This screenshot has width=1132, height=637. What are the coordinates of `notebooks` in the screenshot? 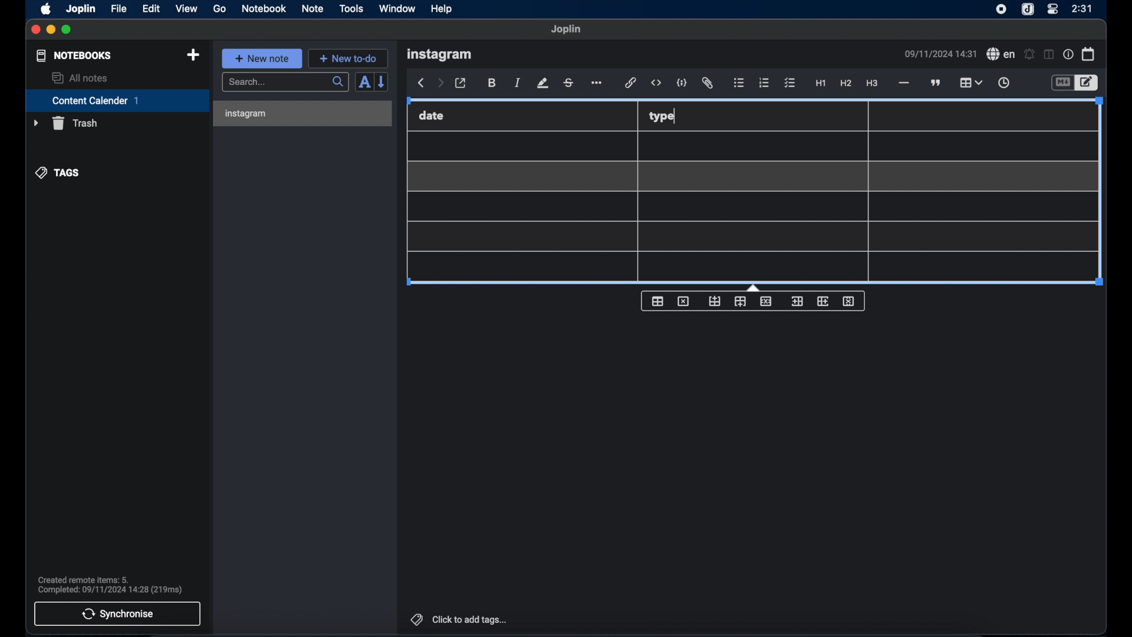 It's located at (74, 55).